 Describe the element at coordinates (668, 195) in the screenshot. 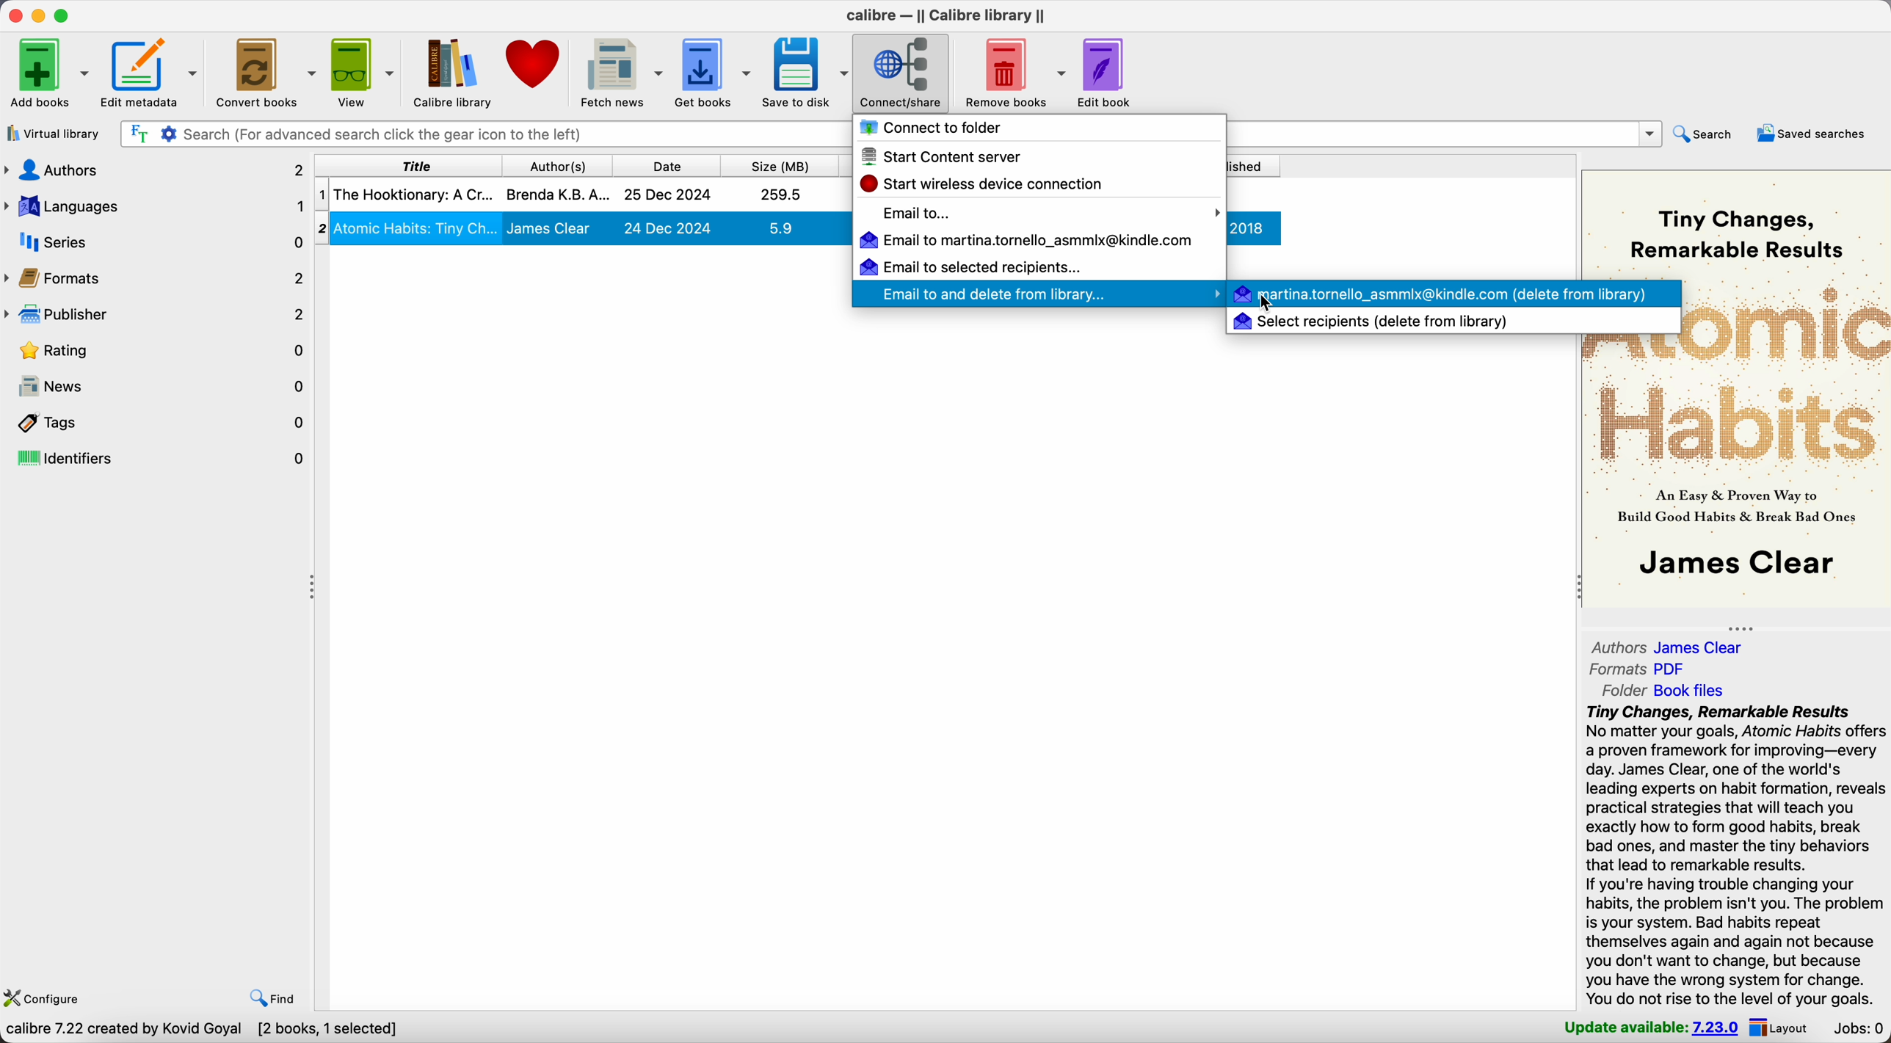

I see `25 Dec 2024` at that location.